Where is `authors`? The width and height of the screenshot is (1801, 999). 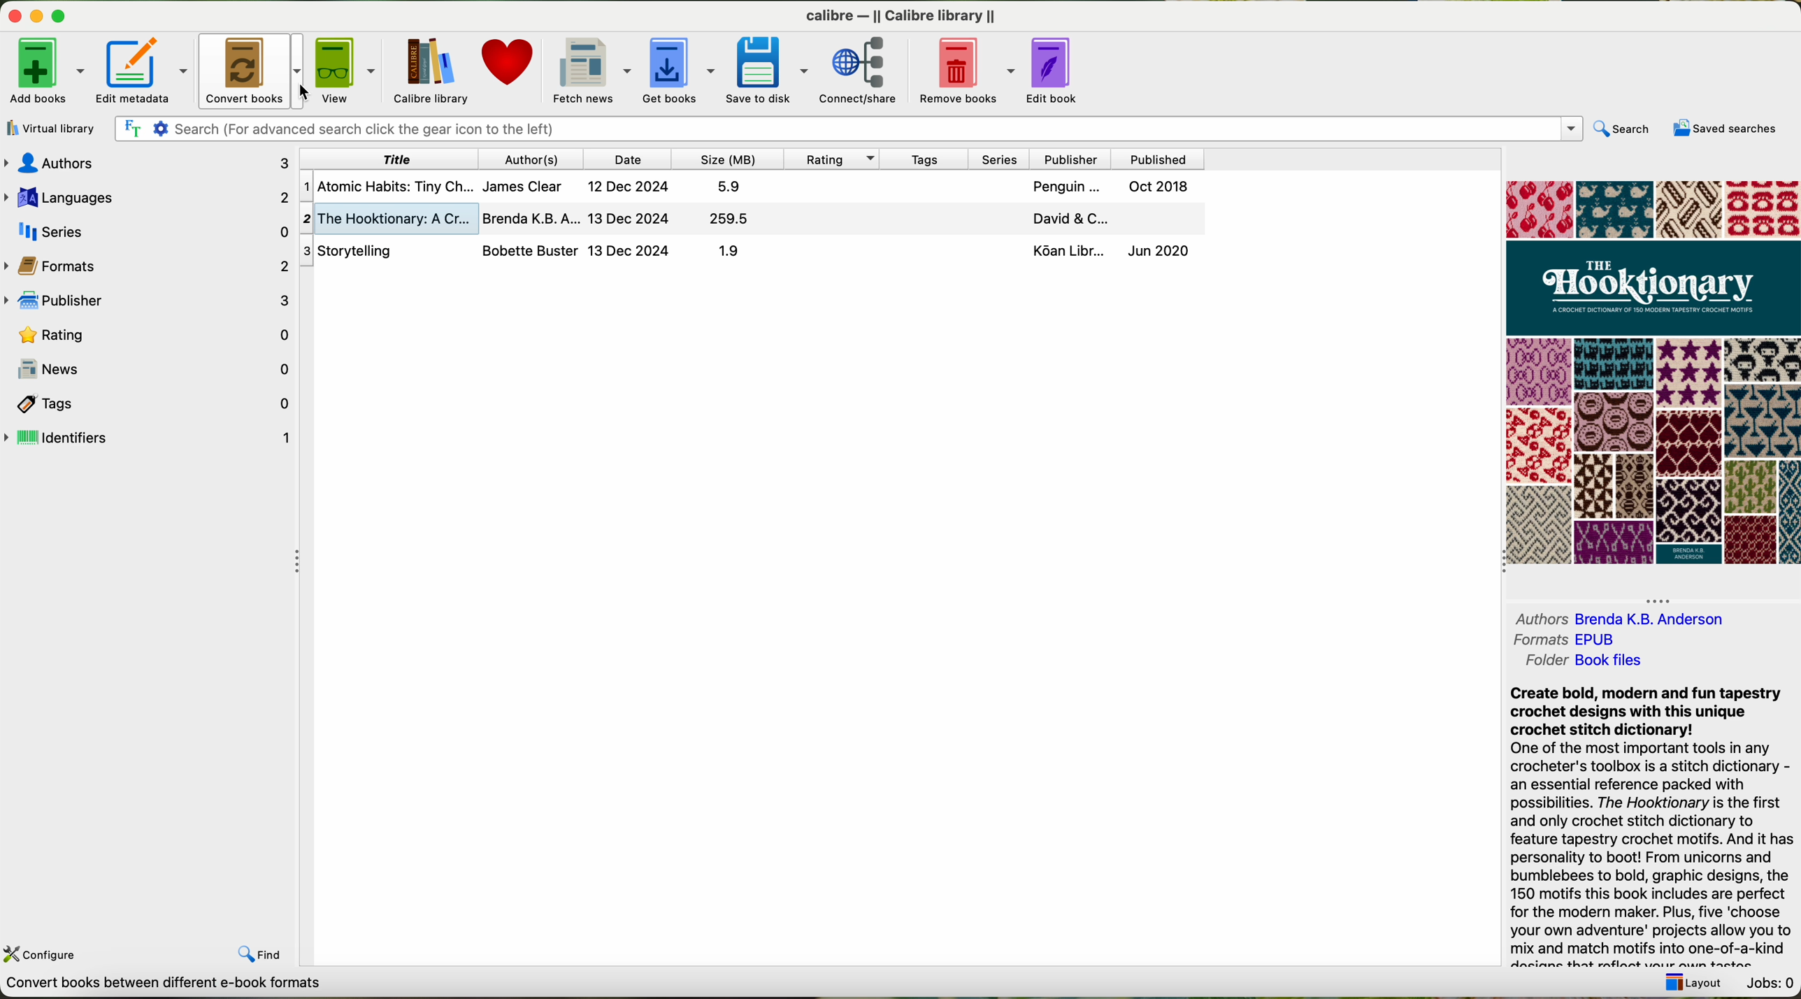 authors is located at coordinates (1537, 619).